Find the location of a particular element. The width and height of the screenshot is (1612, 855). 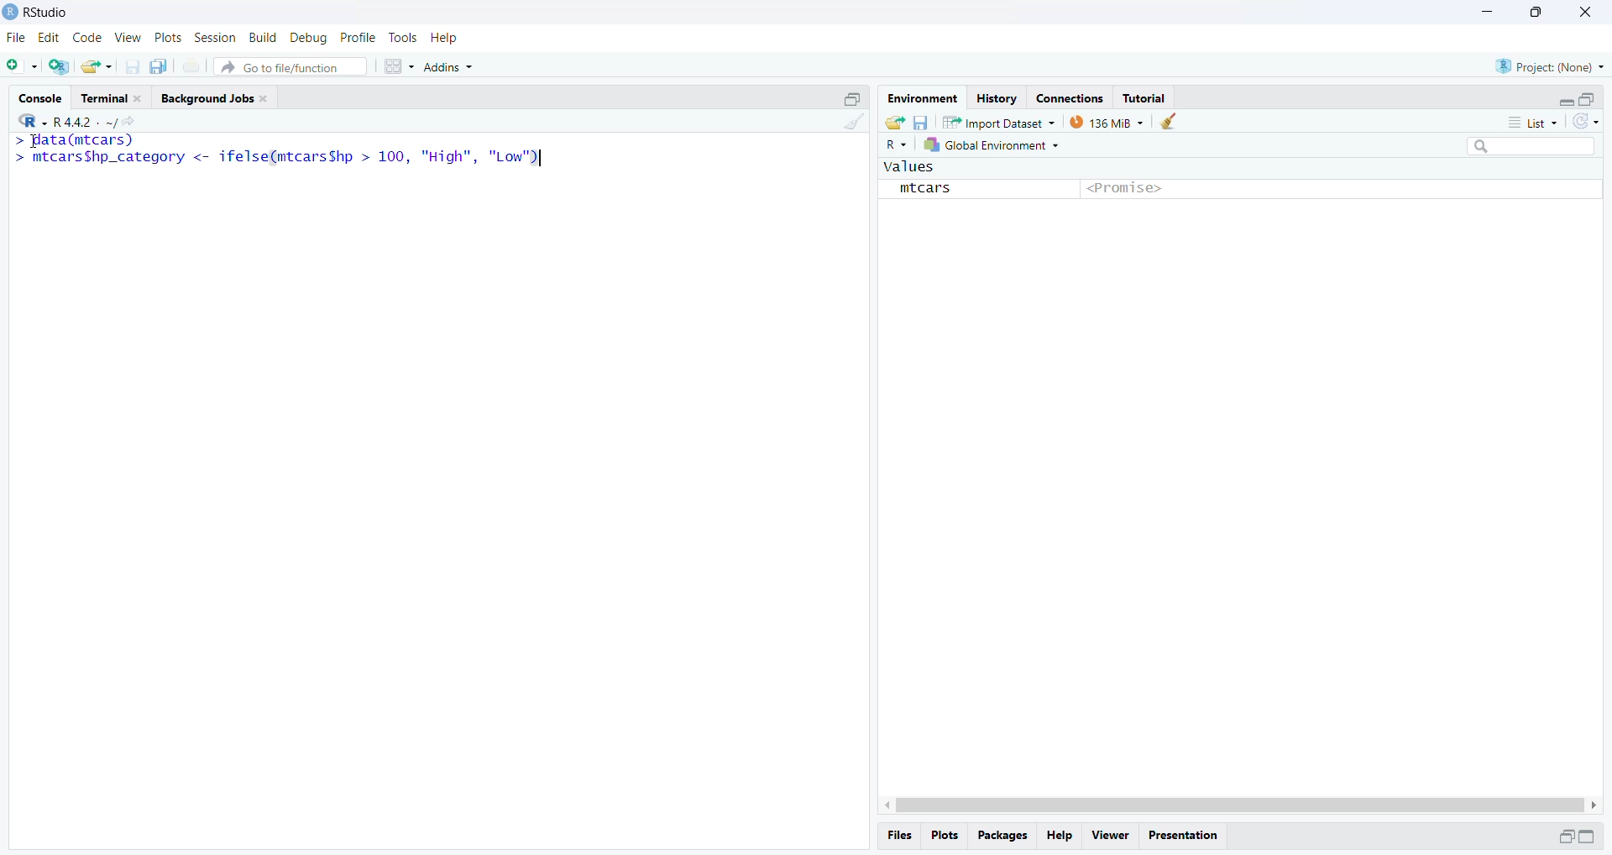

Packages is located at coordinates (1003, 837).